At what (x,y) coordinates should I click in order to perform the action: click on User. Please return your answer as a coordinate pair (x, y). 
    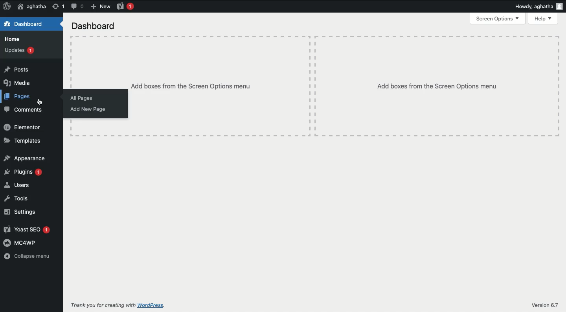
    Looking at the image, I should click on (31, 7).